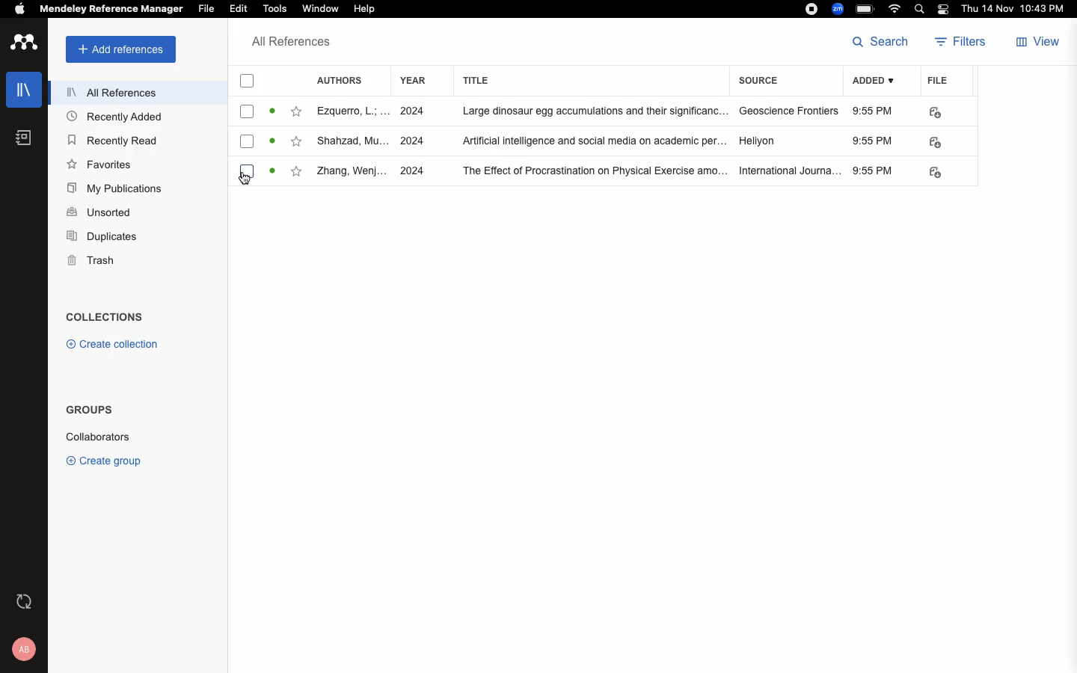  I want to click on favourite, so click(296, 172).